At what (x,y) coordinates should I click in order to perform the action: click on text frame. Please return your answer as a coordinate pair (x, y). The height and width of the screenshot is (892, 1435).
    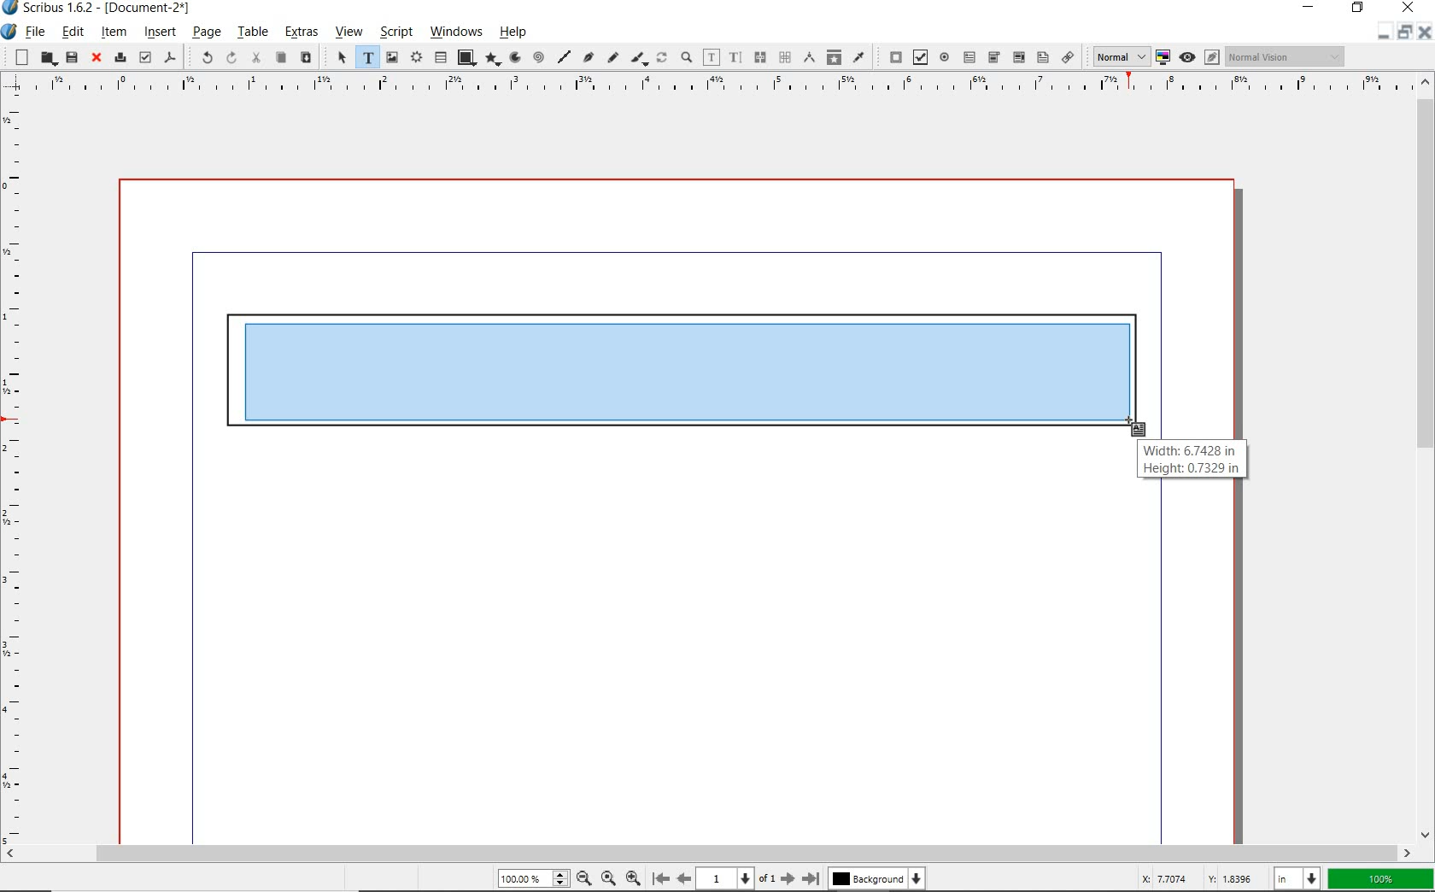
    Looking at the image, I should click on (368, 57).